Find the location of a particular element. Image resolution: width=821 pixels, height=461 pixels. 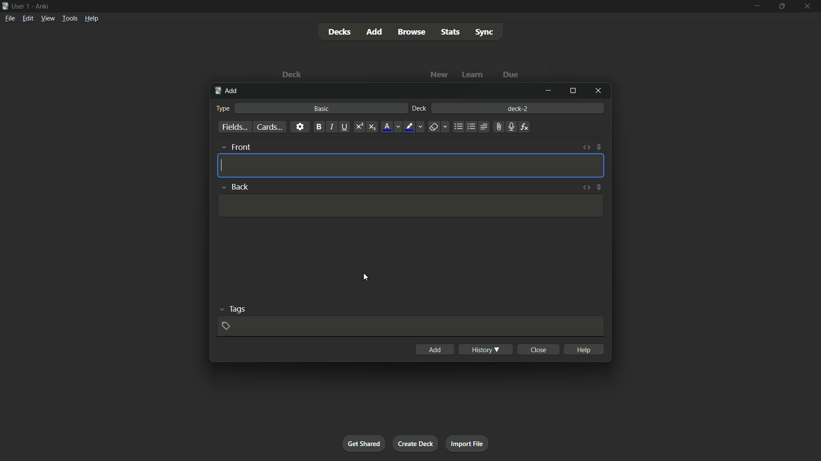

superscript is located at coordinates (359, 127).